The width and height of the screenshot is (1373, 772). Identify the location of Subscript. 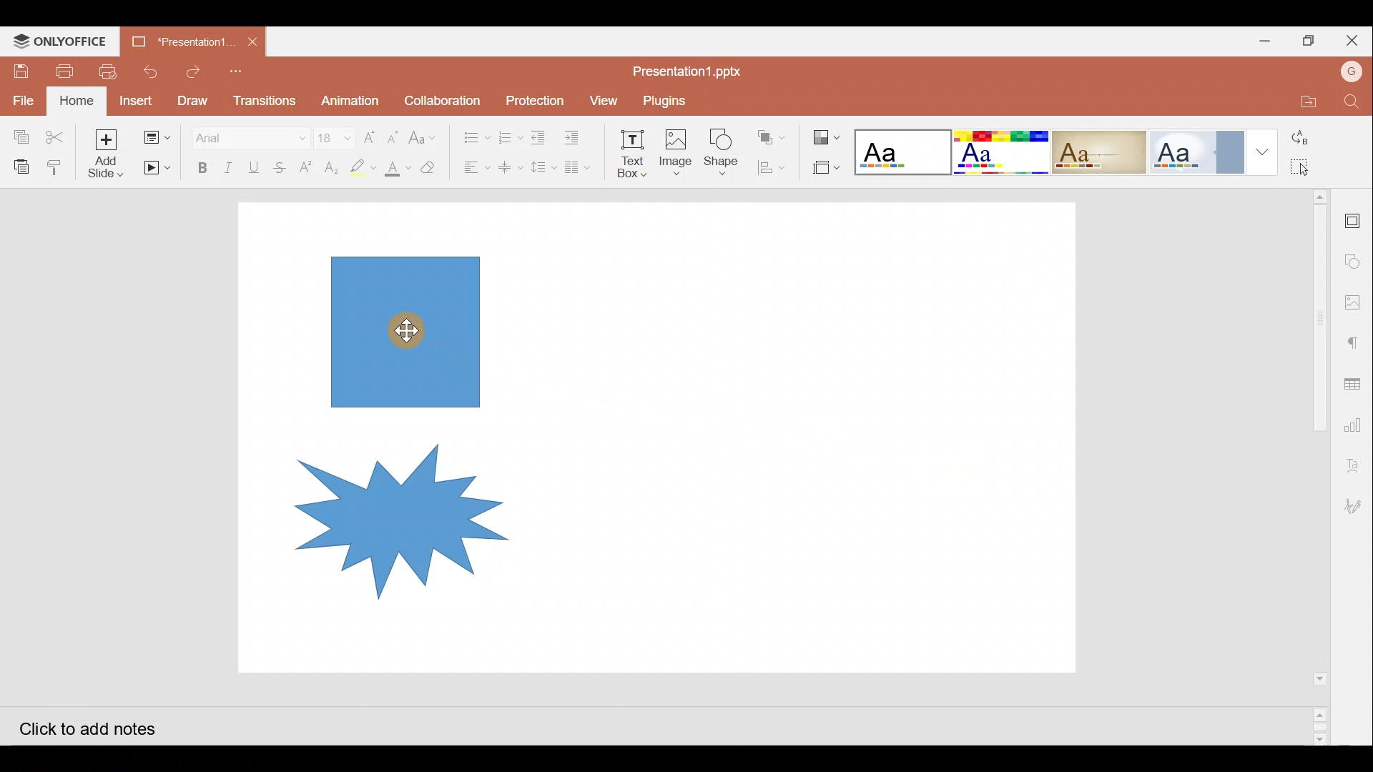
(331, 165).